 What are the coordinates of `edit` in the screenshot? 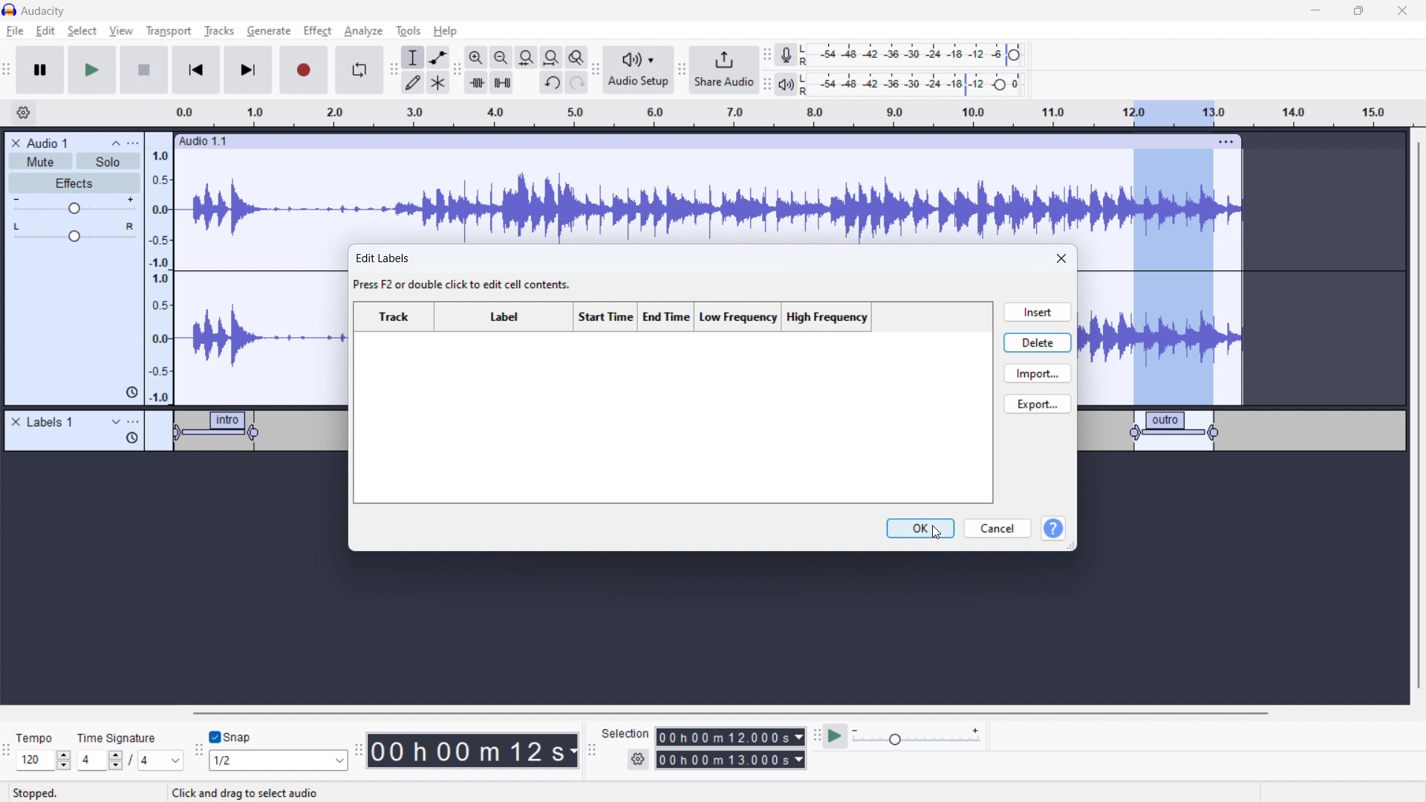 It's located at (45, 31).